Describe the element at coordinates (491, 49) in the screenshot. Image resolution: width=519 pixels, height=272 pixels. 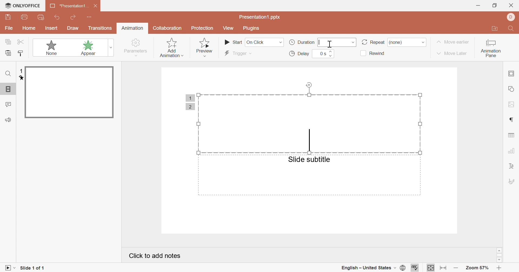
I see `animation pane` at that location.